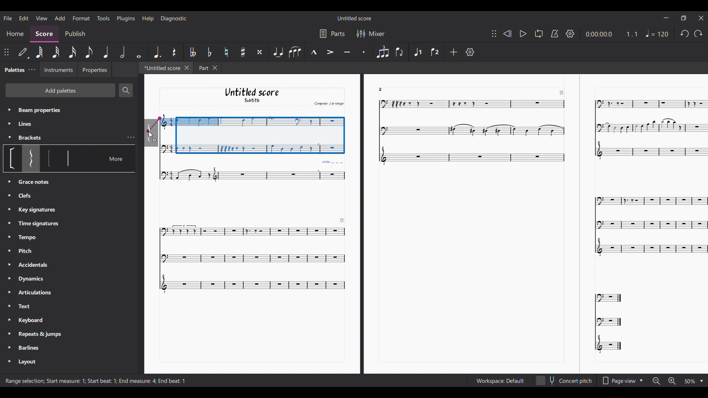  Describe the element at coordinates (523, 34) in the screenshot. I see `Play` at that location.